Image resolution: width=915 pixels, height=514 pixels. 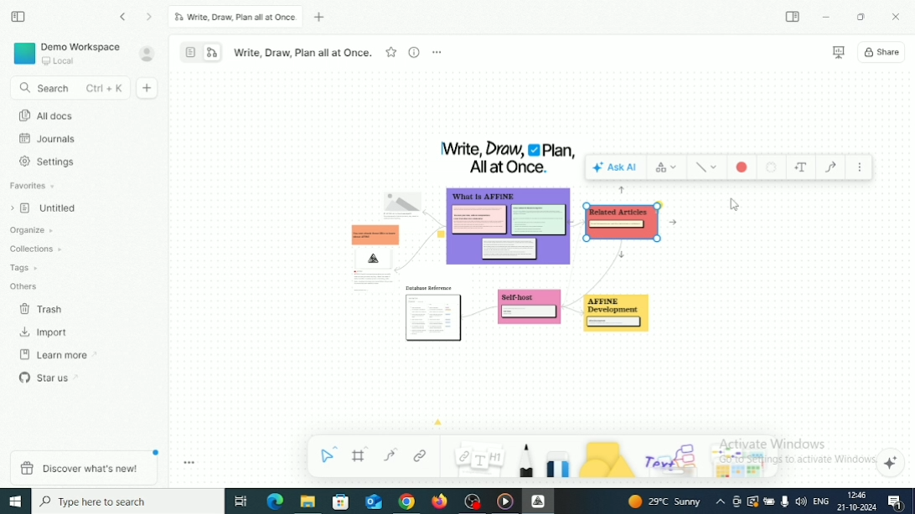 I want to click on New doc, so click(x=148, y=88).